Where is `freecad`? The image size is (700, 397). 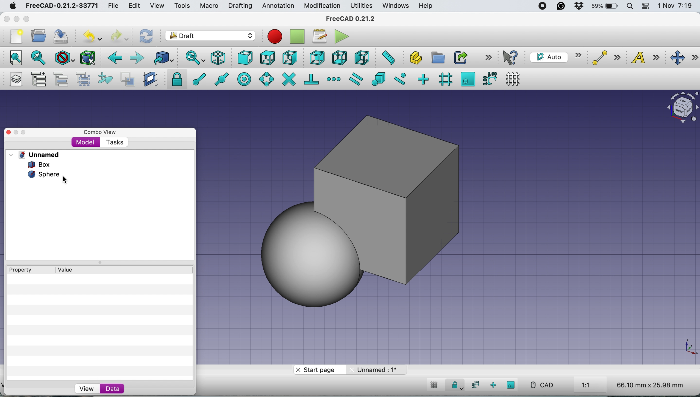
freecad is located at coordinates (62, 6).